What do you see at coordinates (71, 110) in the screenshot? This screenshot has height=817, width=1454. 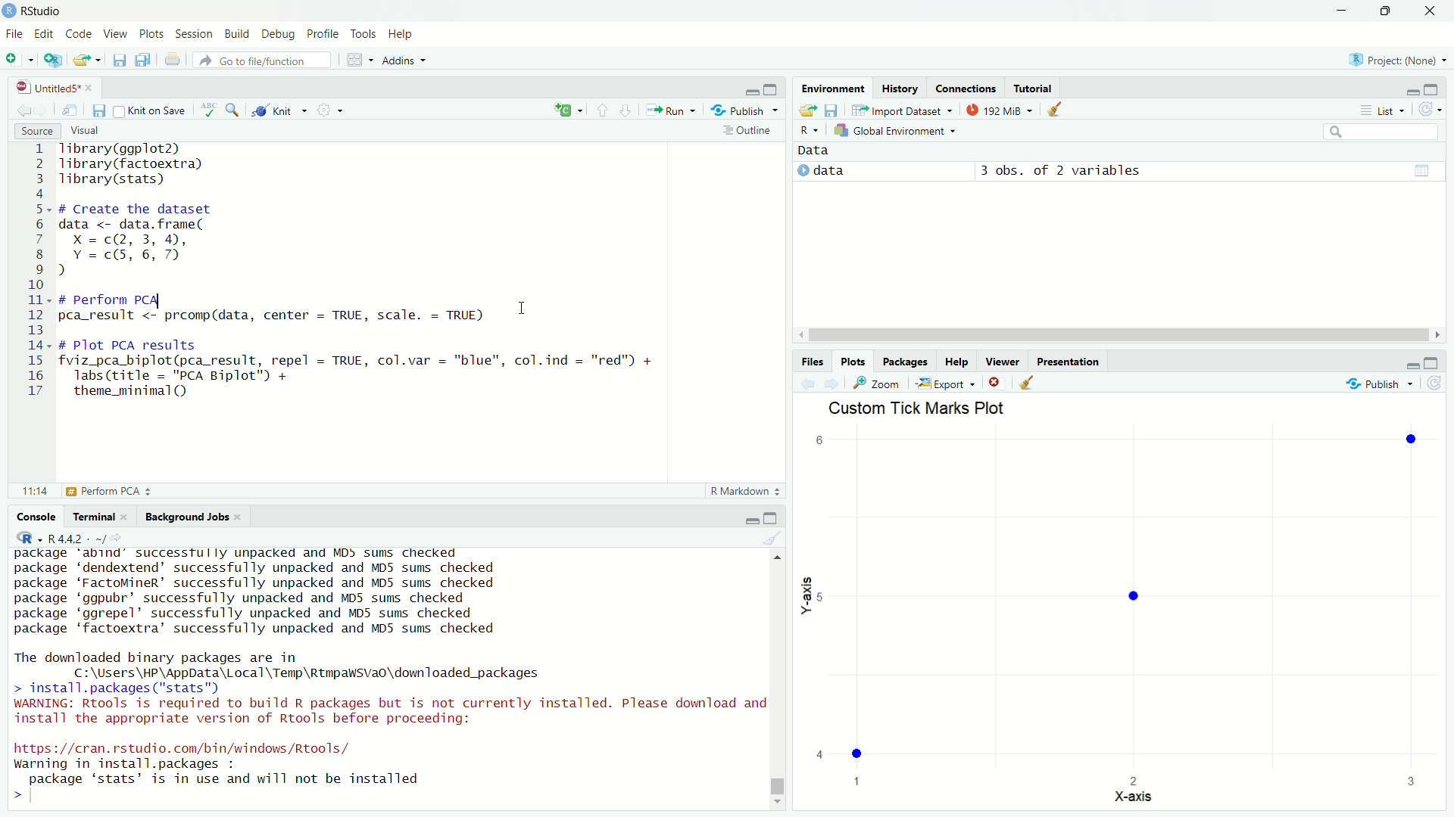 I see `show in new window` at bounding box center [71, 110].